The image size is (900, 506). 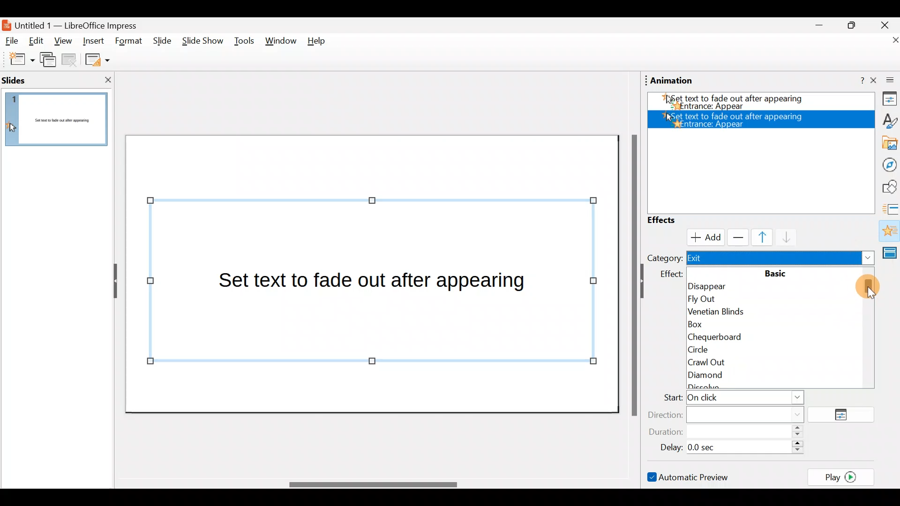 I want to click on Circle, so click(x=723, y=350).